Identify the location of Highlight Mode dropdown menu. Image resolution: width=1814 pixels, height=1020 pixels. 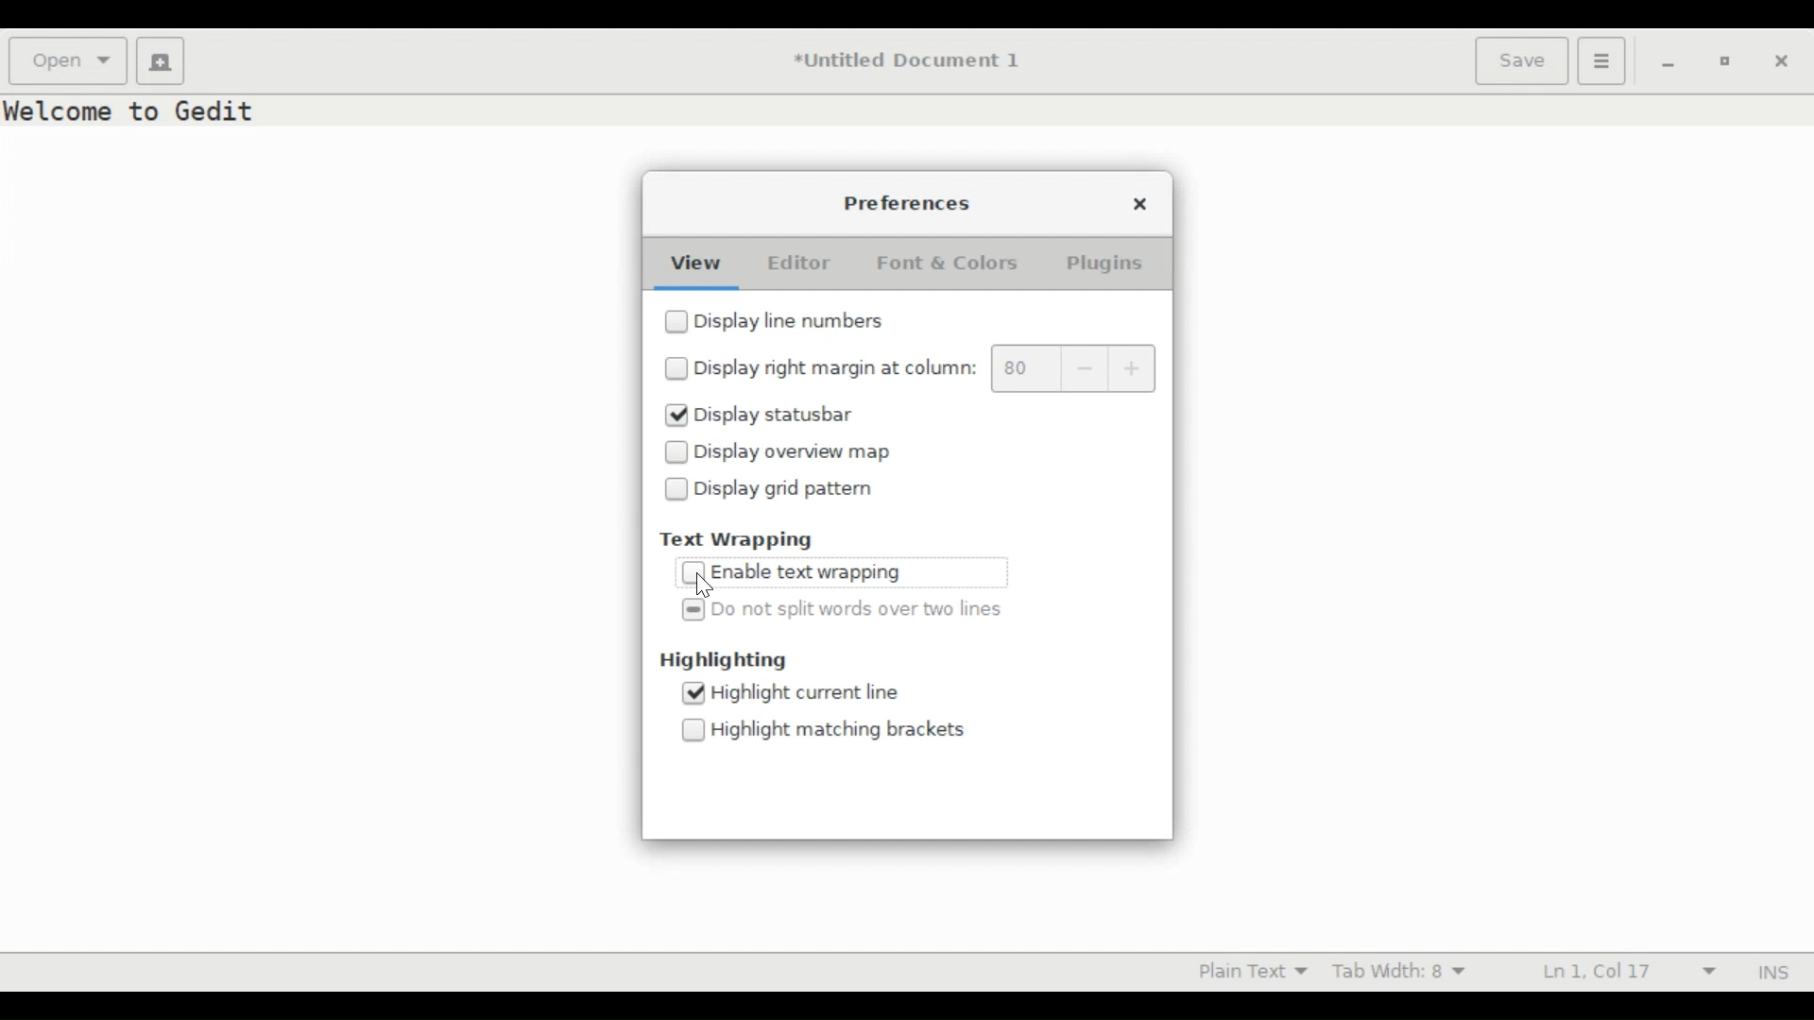
(1262, 972).